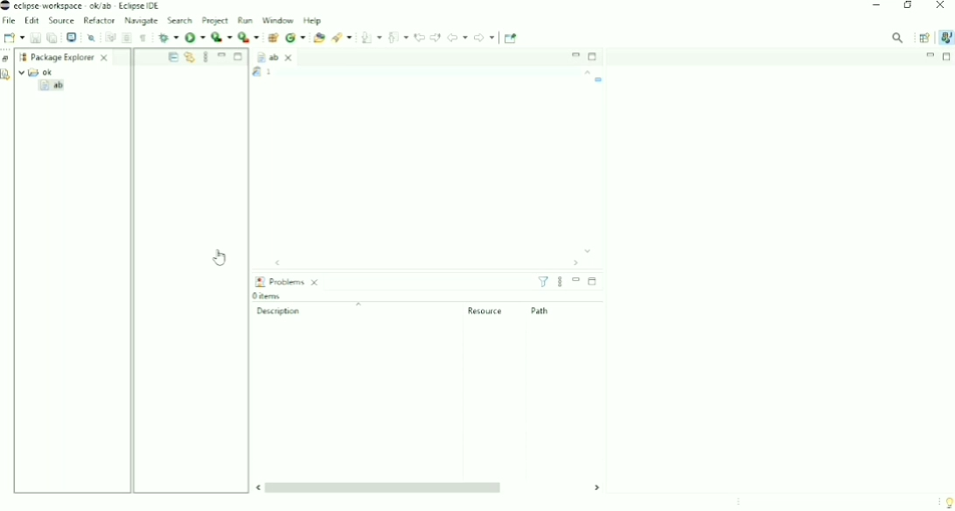 Image resolution: width=955 pixels, height=511 pixels. Describe the element at coordinates (313, 21) in the screenshot. I see `Help` at that location.